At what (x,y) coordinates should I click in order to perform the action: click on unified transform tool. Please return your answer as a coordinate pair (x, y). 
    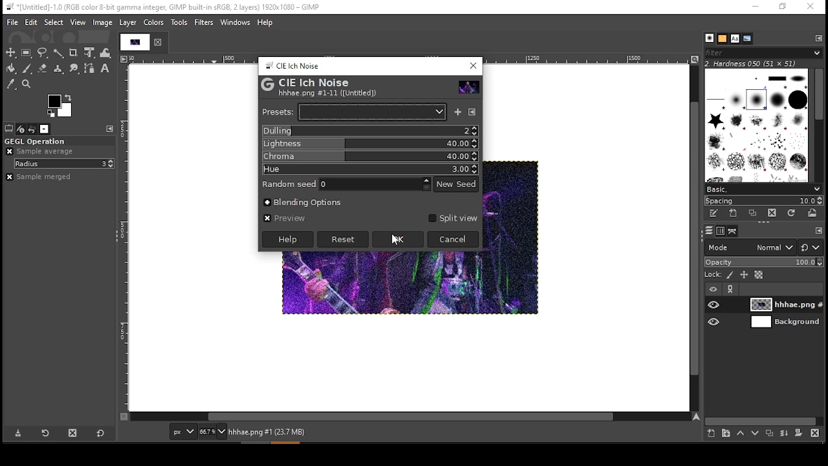
    Looking at the image, I should click on (89, 52).